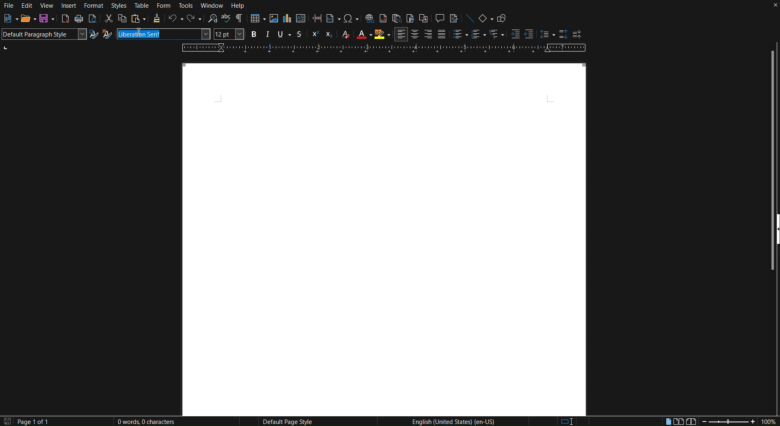  I want to click on Clone Formatting, so click(156, 20).